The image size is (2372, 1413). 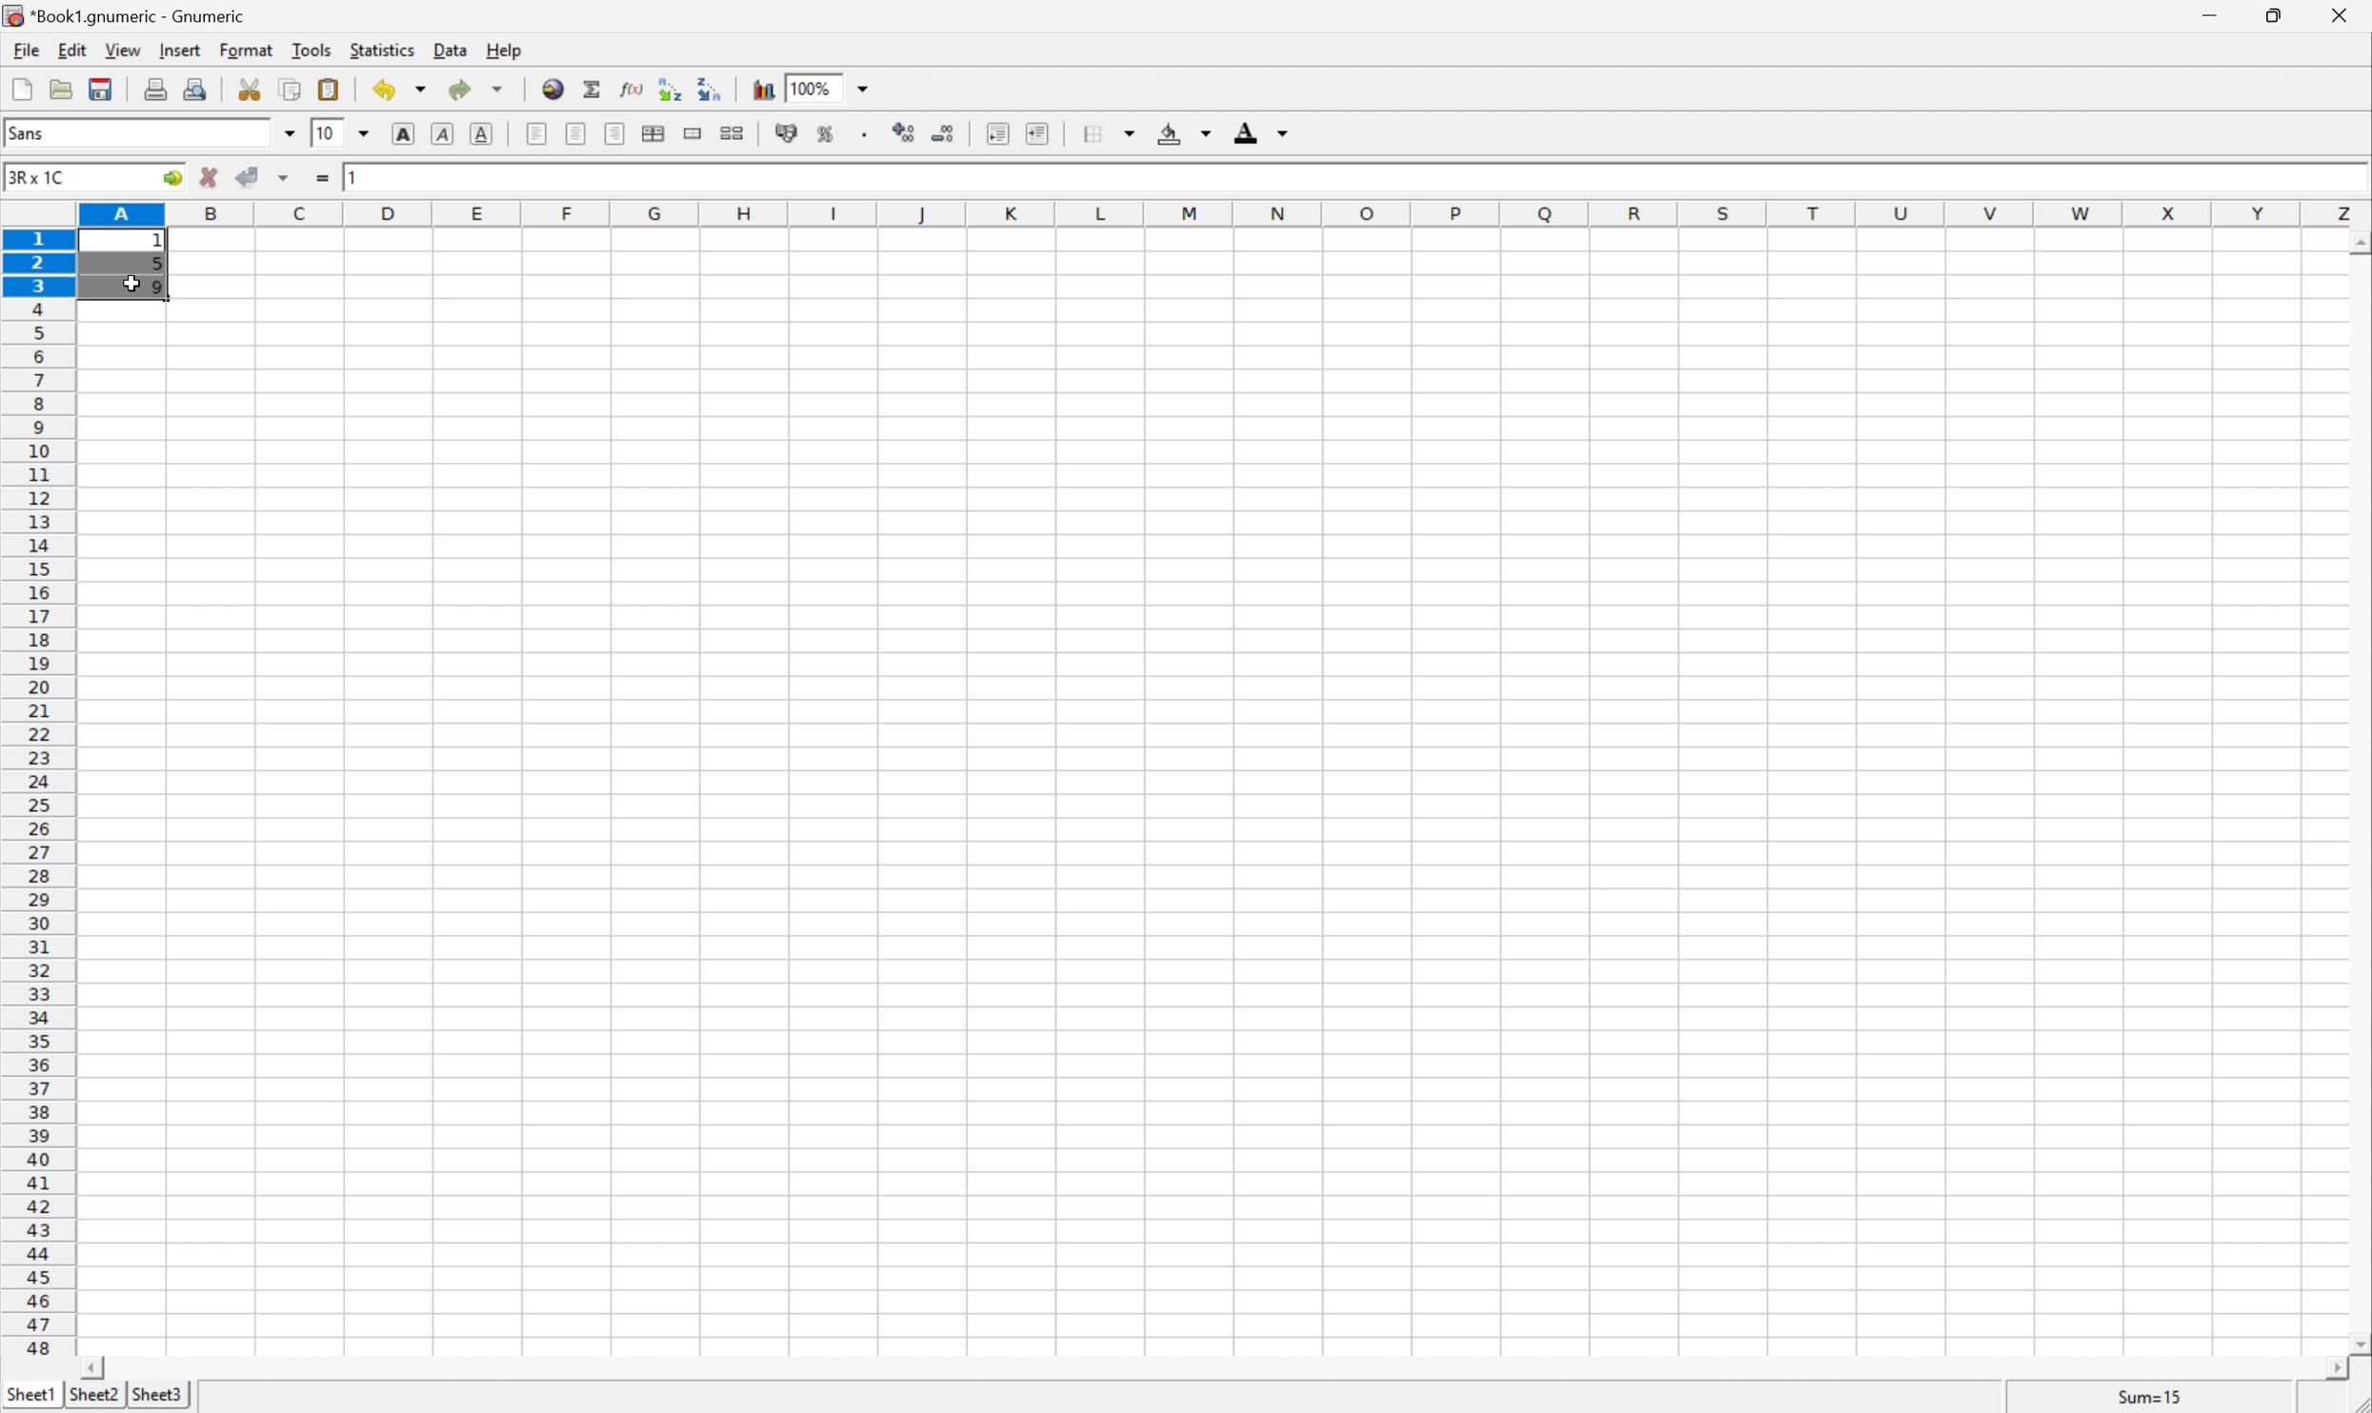 What do you see at coordinates (290, 89) in the screenshot?
I see `copy` at bounding box center [290, 89].